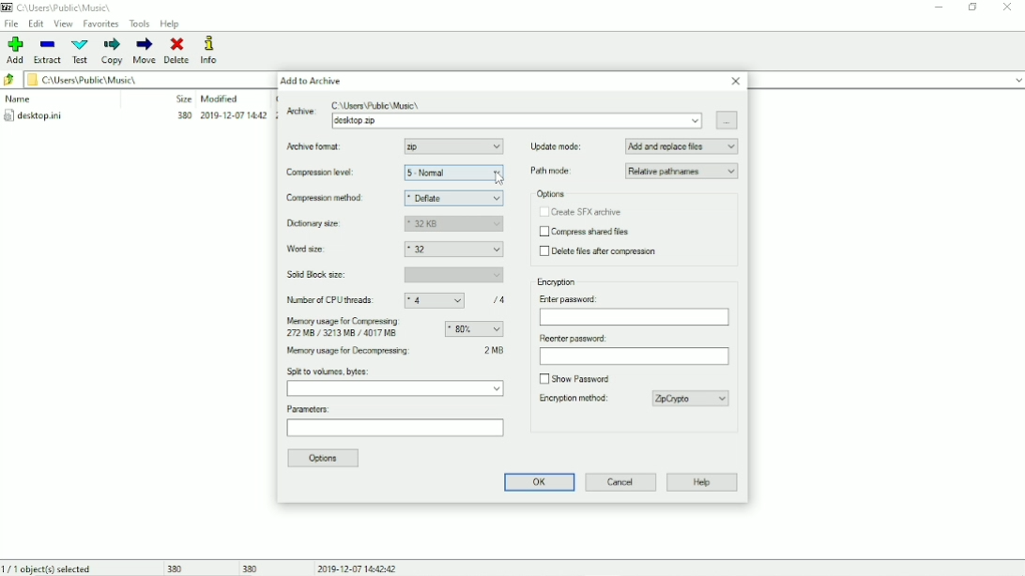 The width and height of the screenshot is (1025, 576). What do you see at coordinates (693, 399) in the screenshot?
I see `ZipCrypto` at bounding box center [693, 399].